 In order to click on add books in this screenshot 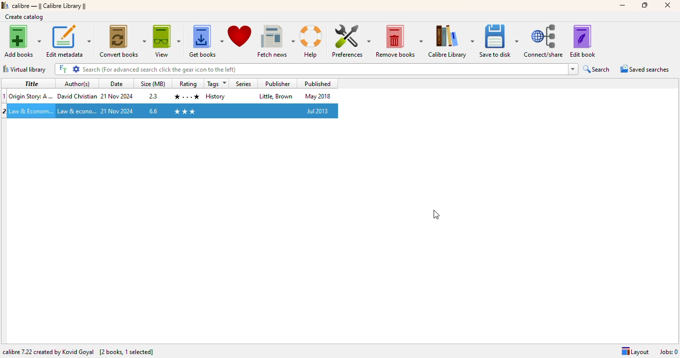, I will do `click(23, 41)`.